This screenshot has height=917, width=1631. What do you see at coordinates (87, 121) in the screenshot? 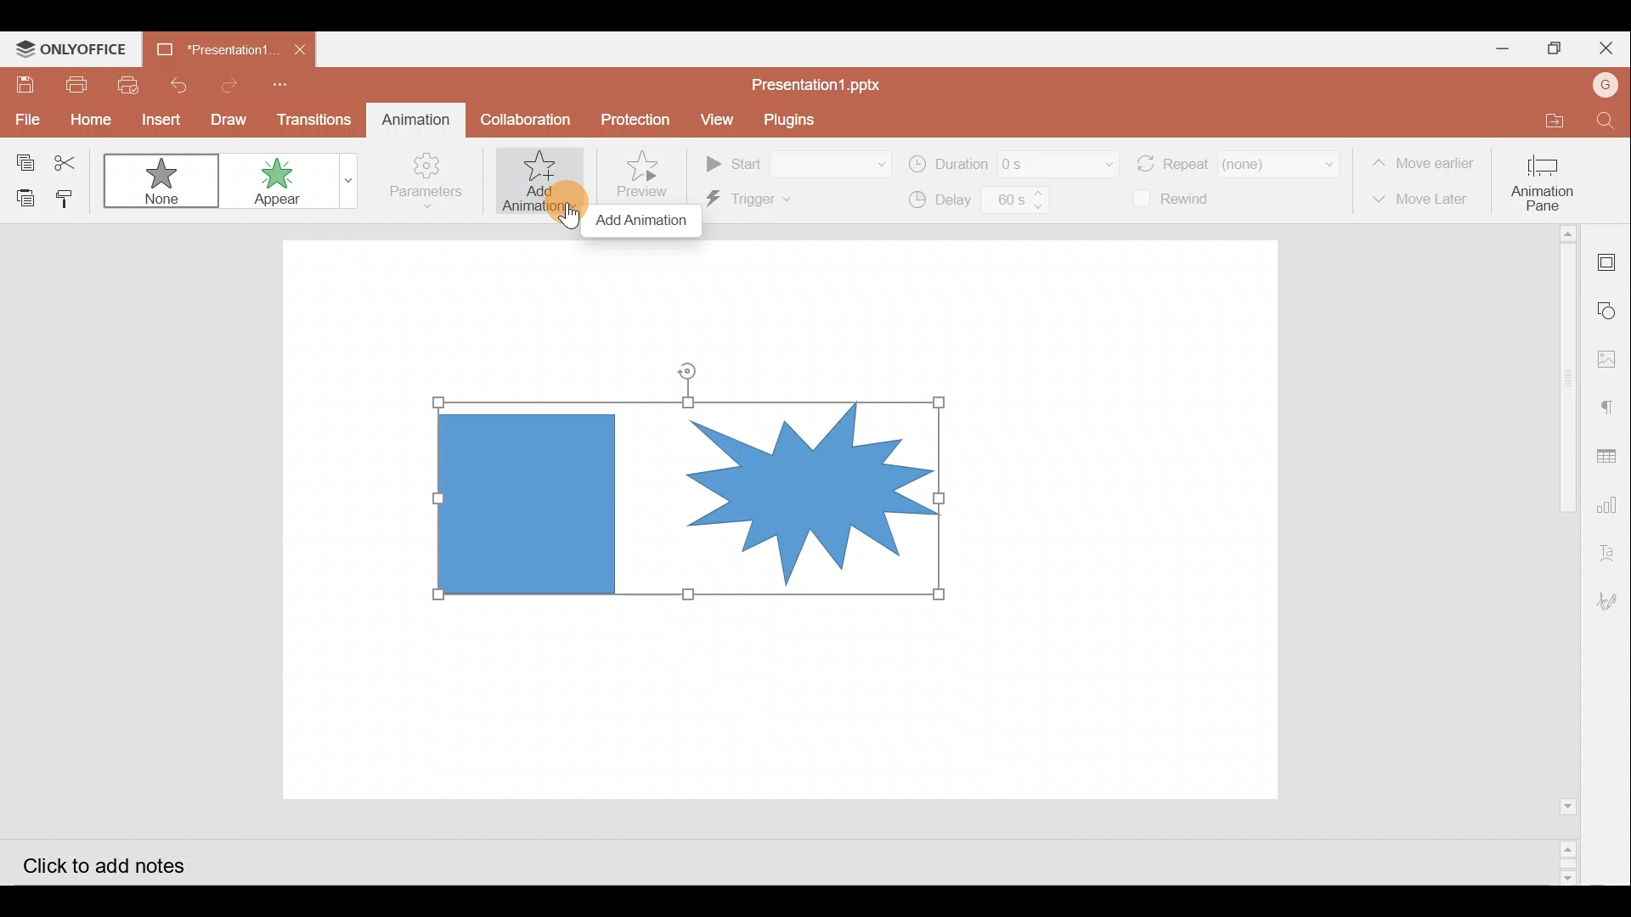
I see `Home` at bounding box center [87, 121].